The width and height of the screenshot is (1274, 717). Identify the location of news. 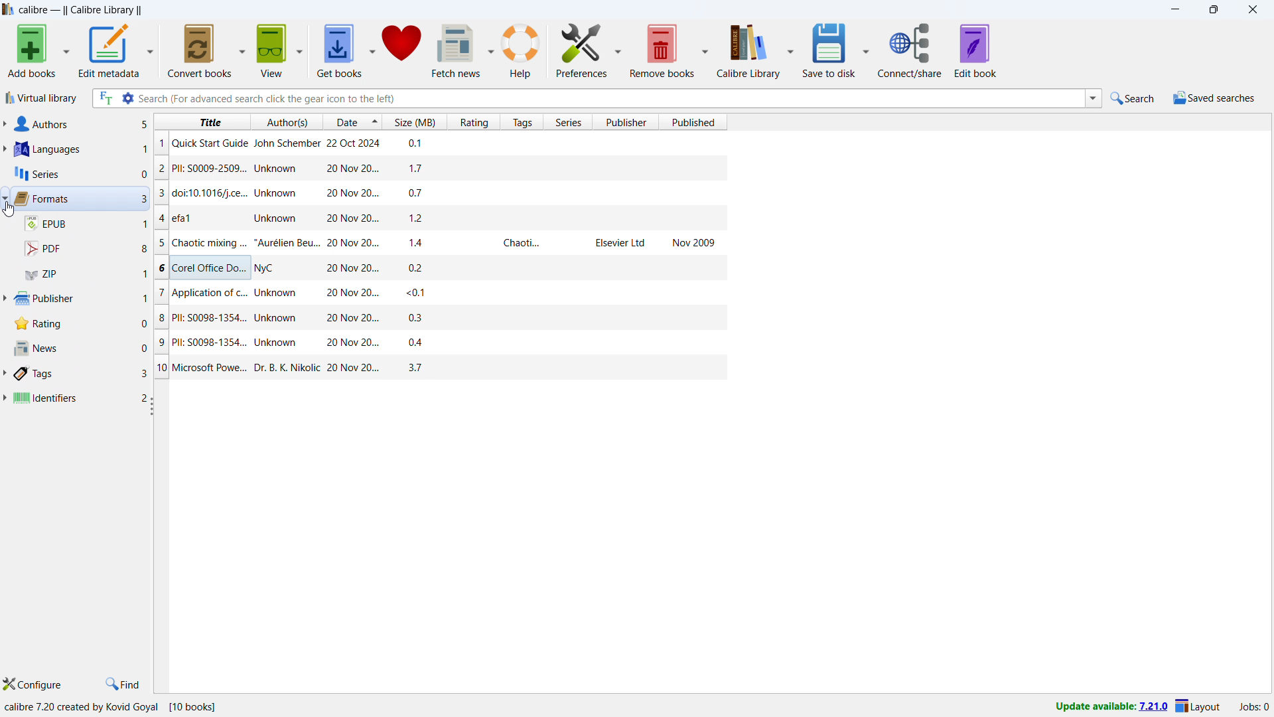
(79, 349).